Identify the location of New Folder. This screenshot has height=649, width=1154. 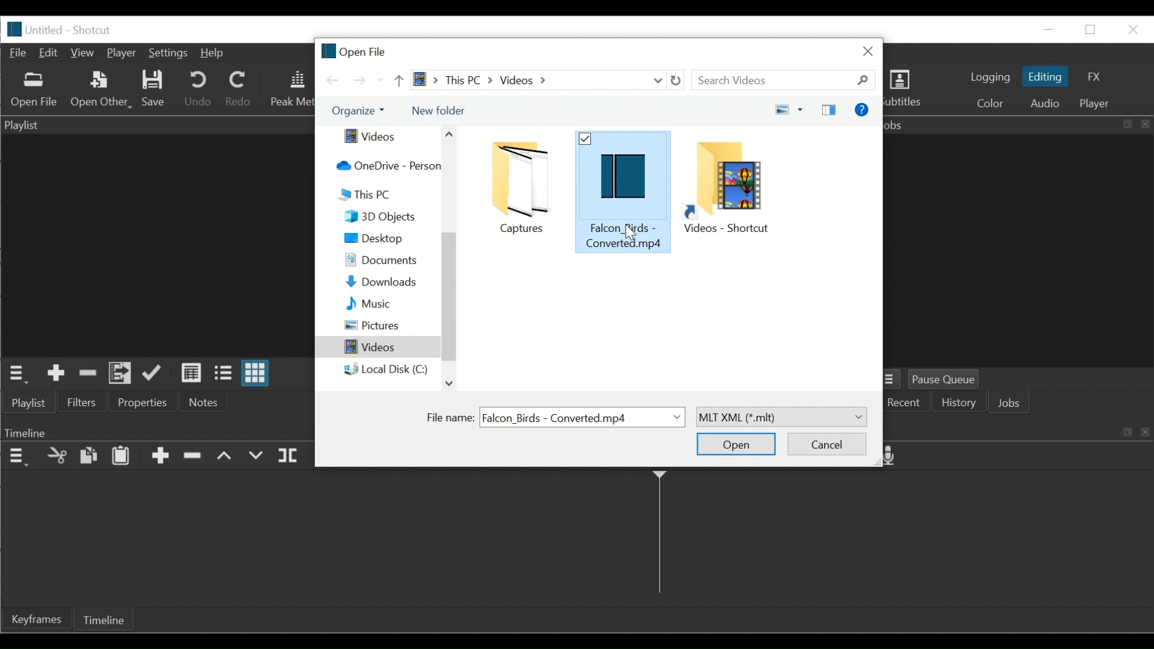
(438, 111).